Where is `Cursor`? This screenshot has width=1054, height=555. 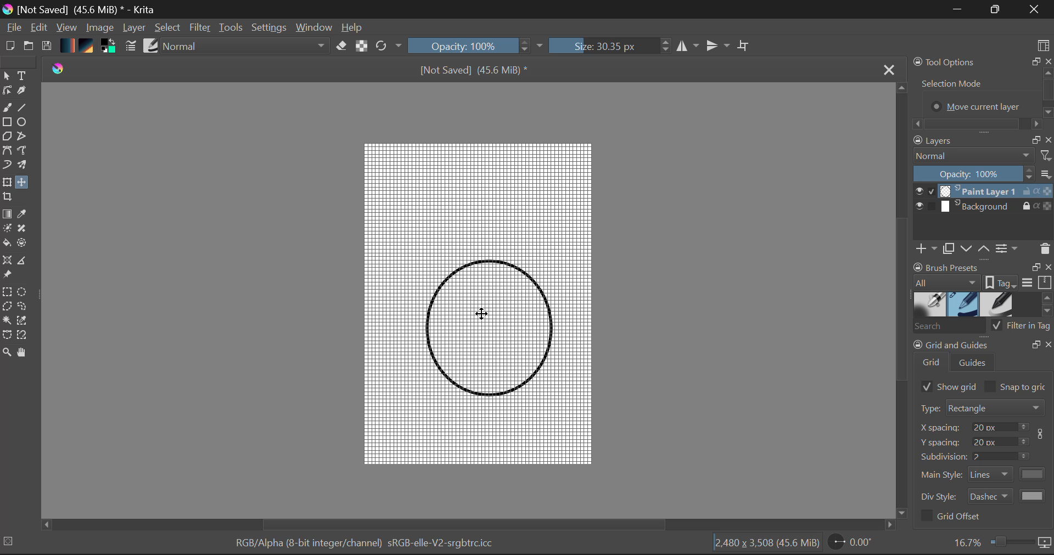
Cursor is located at coordinates (483, 315).